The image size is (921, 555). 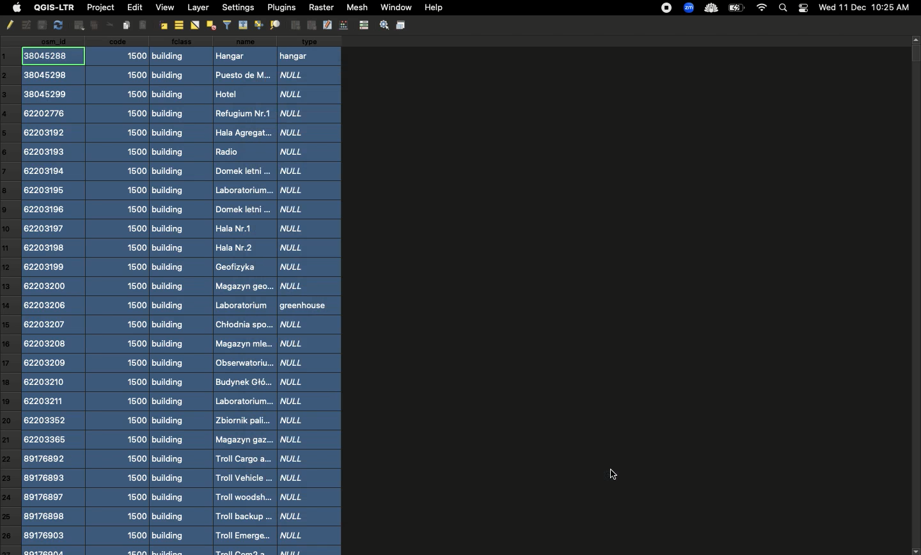 What do you see at coordinates (210, 25) in the screenshot?
I see `Distribute Objects Evenly` at bounding box center [210, 25].